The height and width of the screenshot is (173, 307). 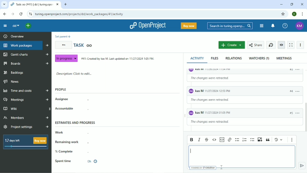 I want to click on options, so click(x=297, y=114).